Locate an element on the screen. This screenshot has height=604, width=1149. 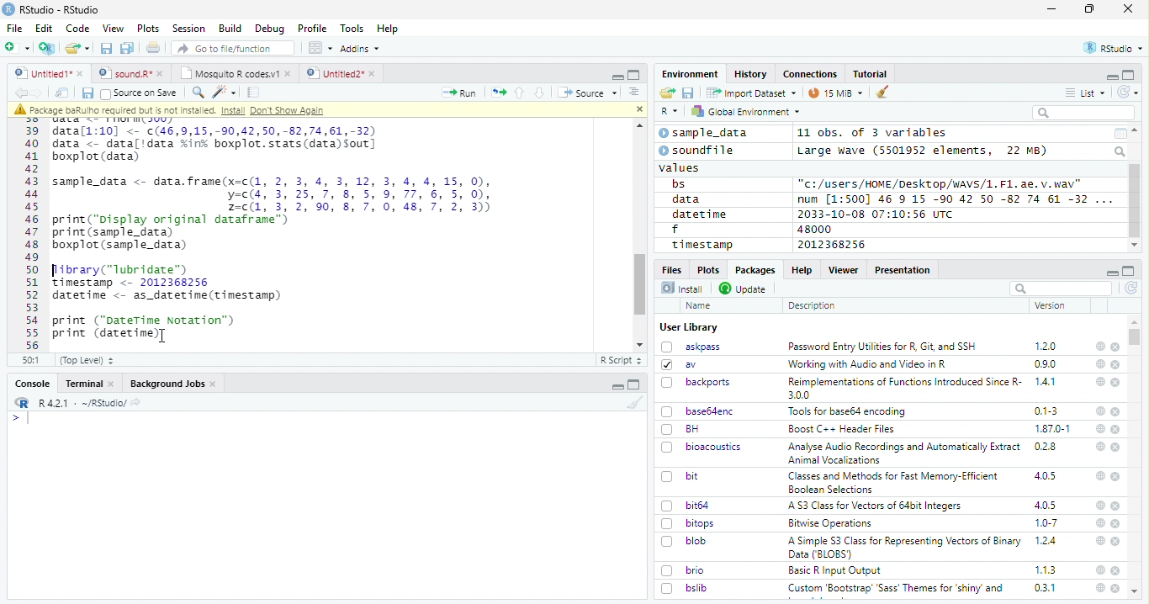
close is located at coordinates (1117, 448).